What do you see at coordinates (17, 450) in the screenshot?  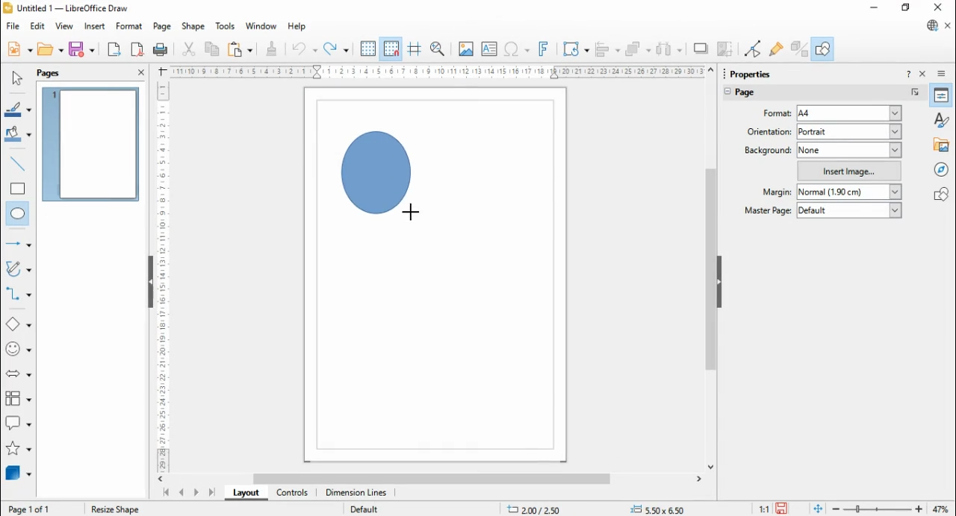 I see `stars and banners ` at bounding box center [17, 450].